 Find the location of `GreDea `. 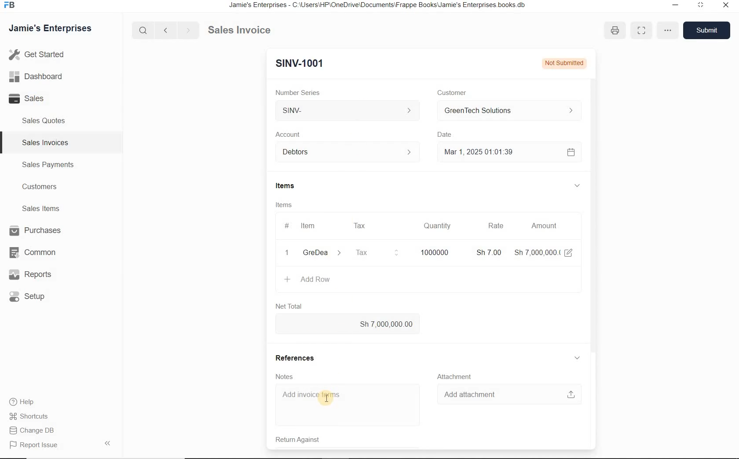

GreDea  is located at coordinates (321, 253).